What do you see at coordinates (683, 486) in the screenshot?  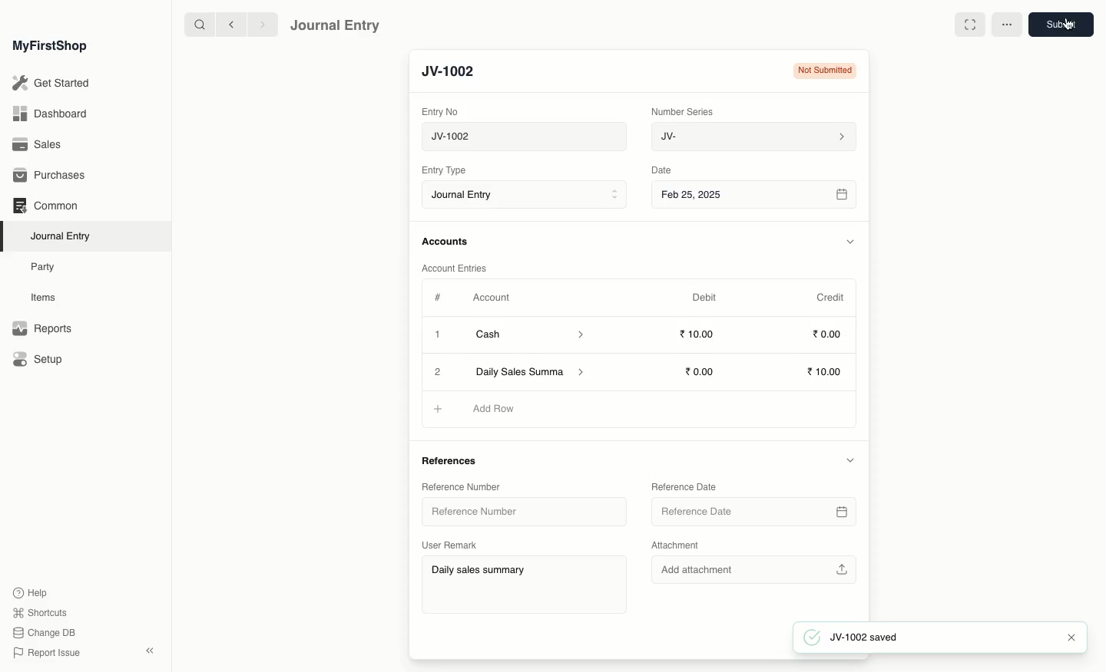 I see `Reference Date` at bounding box center [683, 486].